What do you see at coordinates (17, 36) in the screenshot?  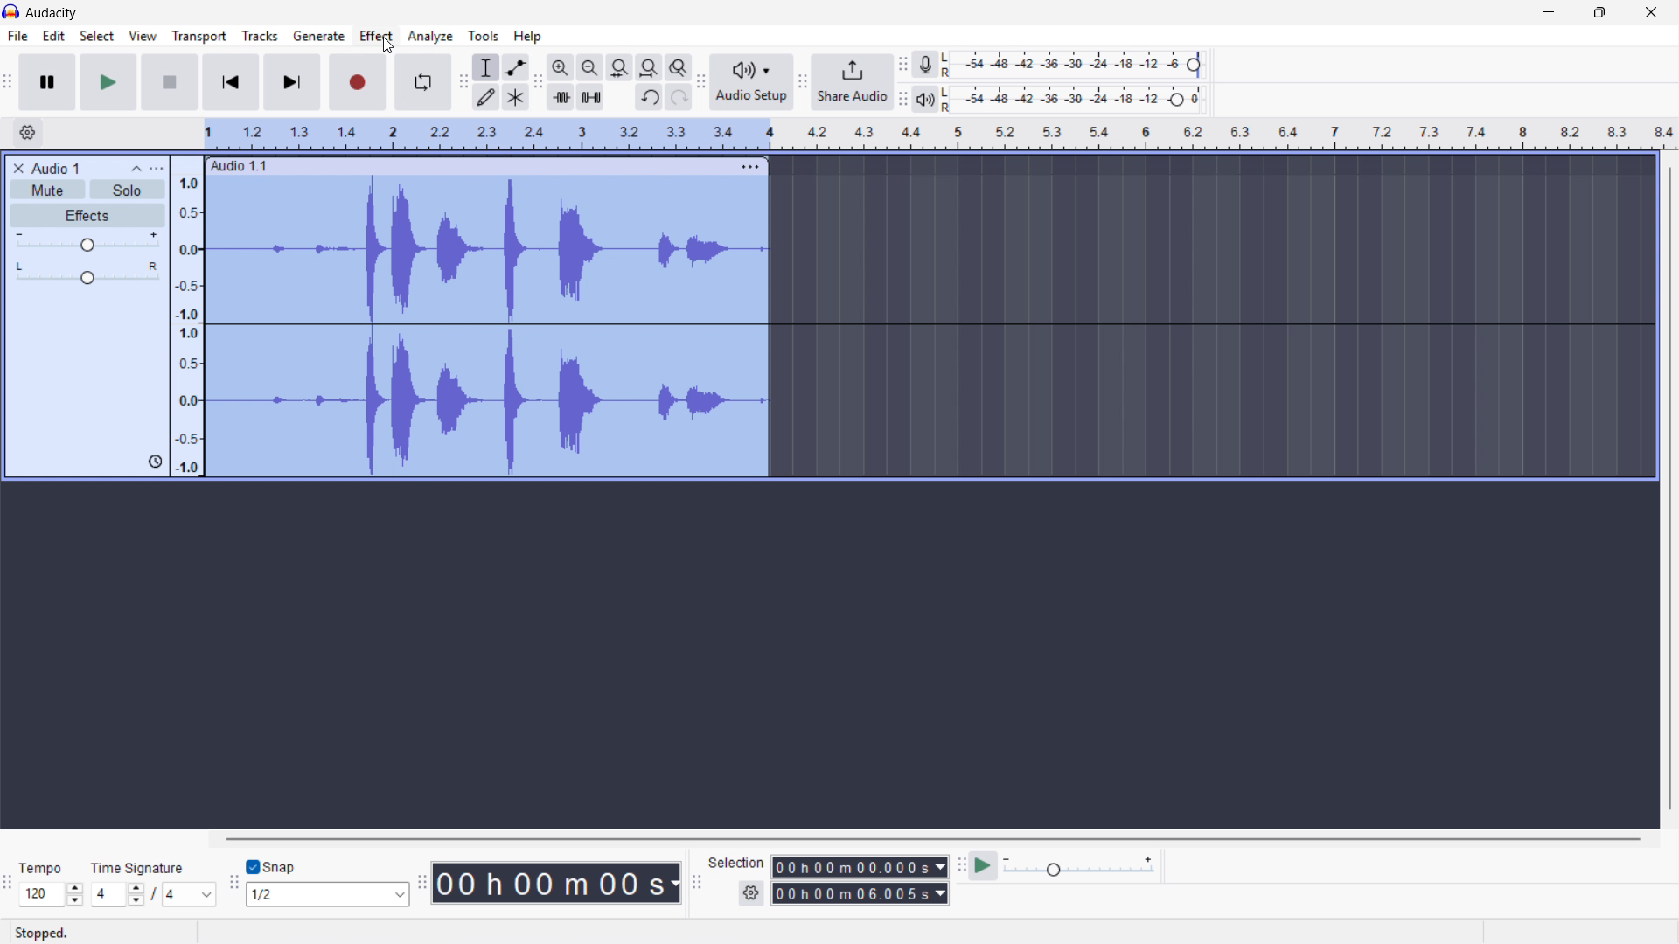 I see `file ` at bounding box center [17, 36].